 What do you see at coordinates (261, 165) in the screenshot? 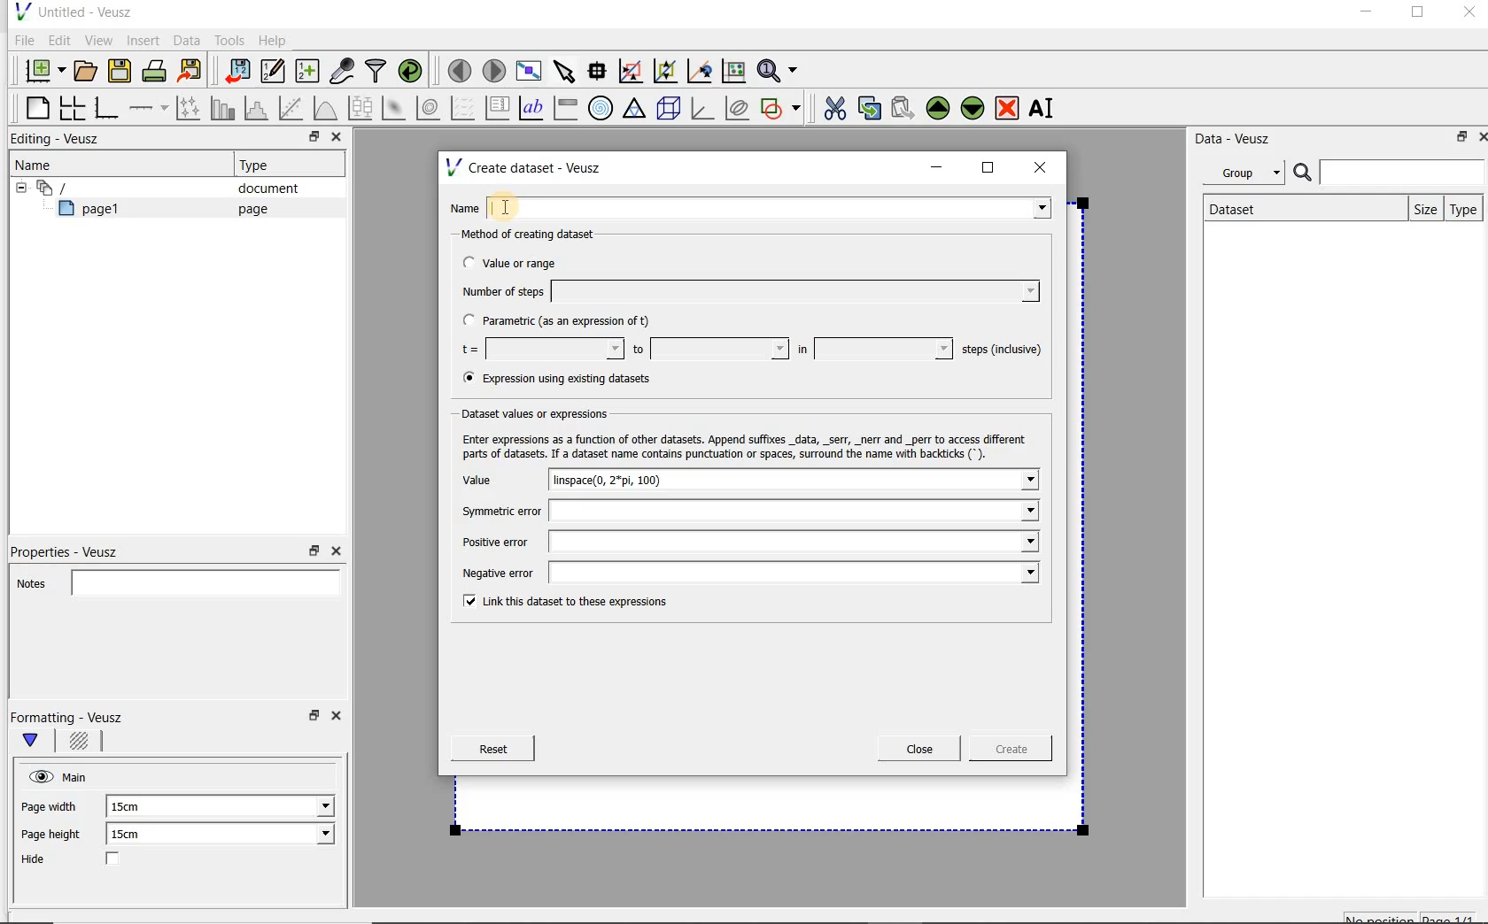
I see `Type` at bounding box center [261, 165].